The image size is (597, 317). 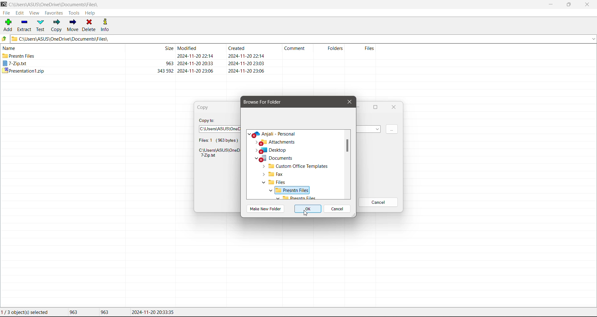 What do you see at coordinates (550, 4) in the screenshot?
I see `Minimize` at bounding box center [550, 4].